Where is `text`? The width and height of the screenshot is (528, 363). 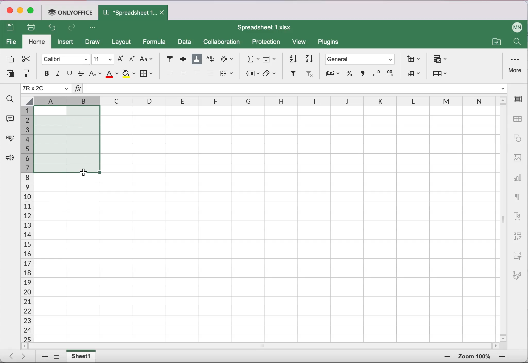 text is located at coordinates (518, 196).